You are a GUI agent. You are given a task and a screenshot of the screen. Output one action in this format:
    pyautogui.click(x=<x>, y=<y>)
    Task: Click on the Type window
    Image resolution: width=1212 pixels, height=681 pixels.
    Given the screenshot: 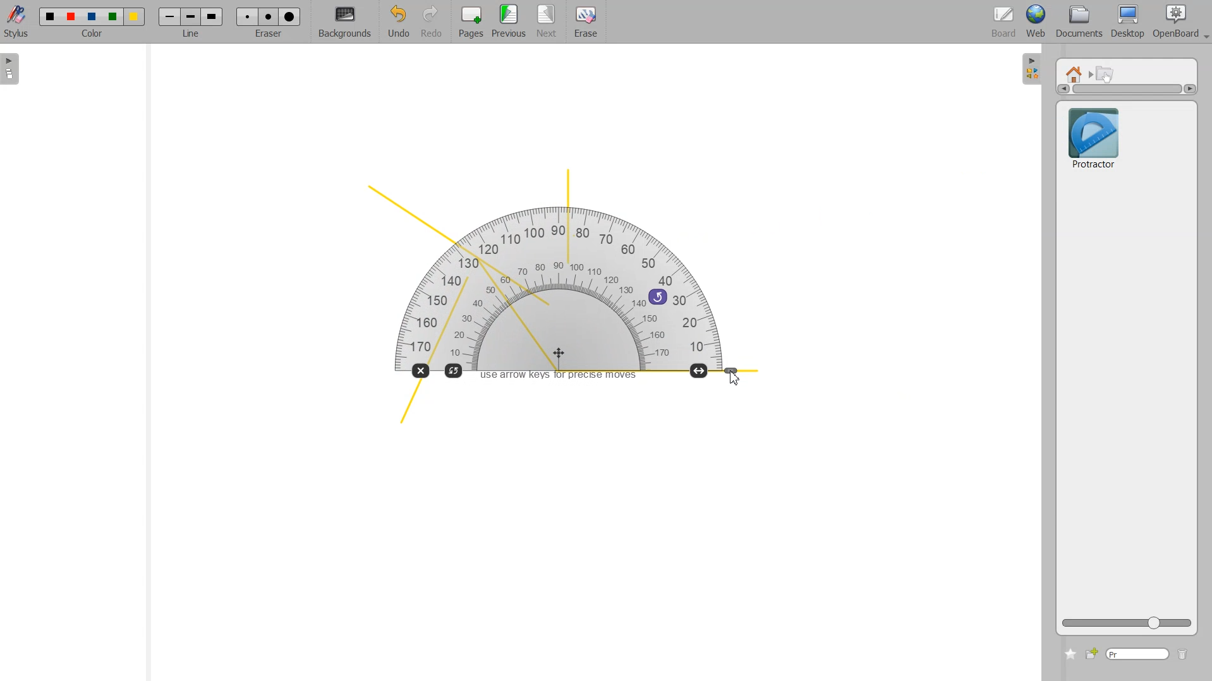 What is the action you would take?
    pyautogui.click(x=1137, y=654)
    